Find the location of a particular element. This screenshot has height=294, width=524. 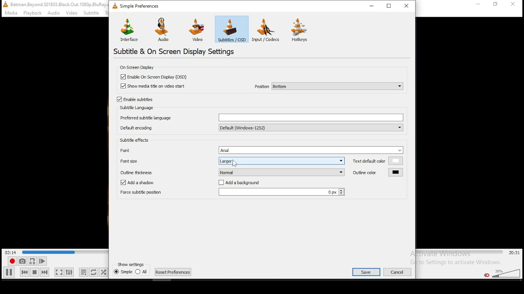

outline color is located at coordinates (377, 172).